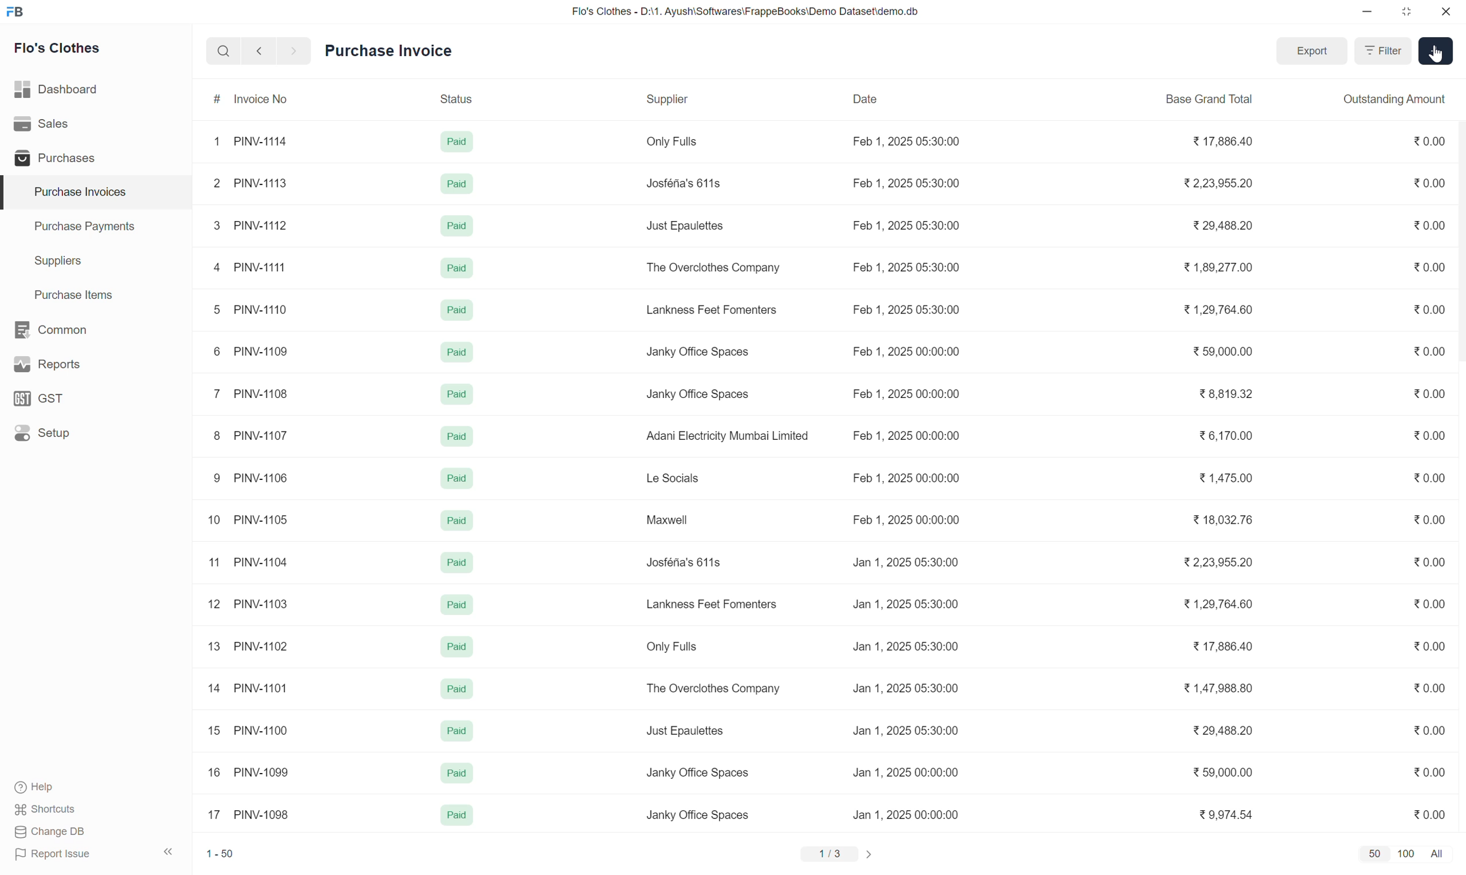 This screenshot has width=1466, height=875. I want to click on 2 PINV-1113, so click(249, 183).